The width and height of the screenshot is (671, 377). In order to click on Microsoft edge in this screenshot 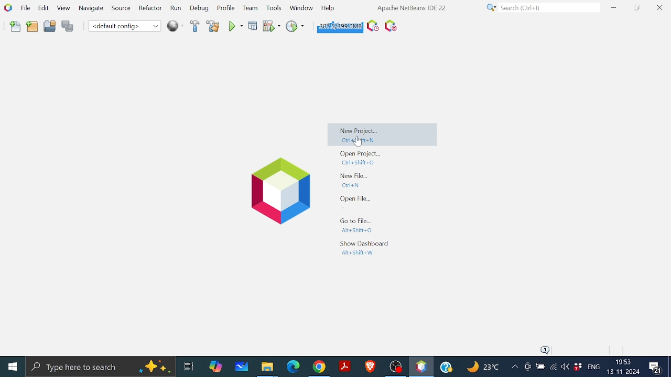, I will do `click(292, 367)`.